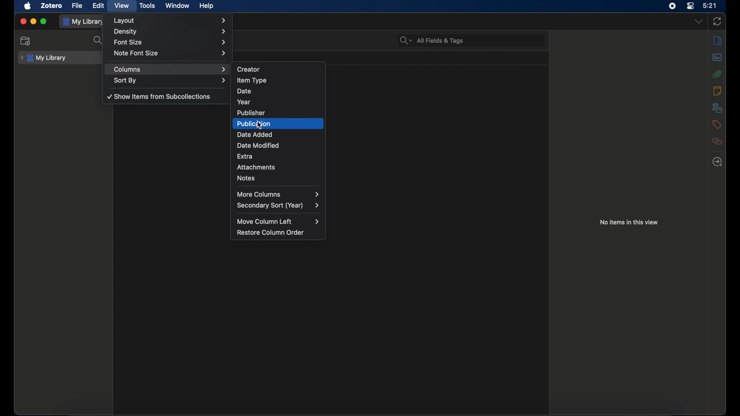  I want to click on tags, so click(716, 124).